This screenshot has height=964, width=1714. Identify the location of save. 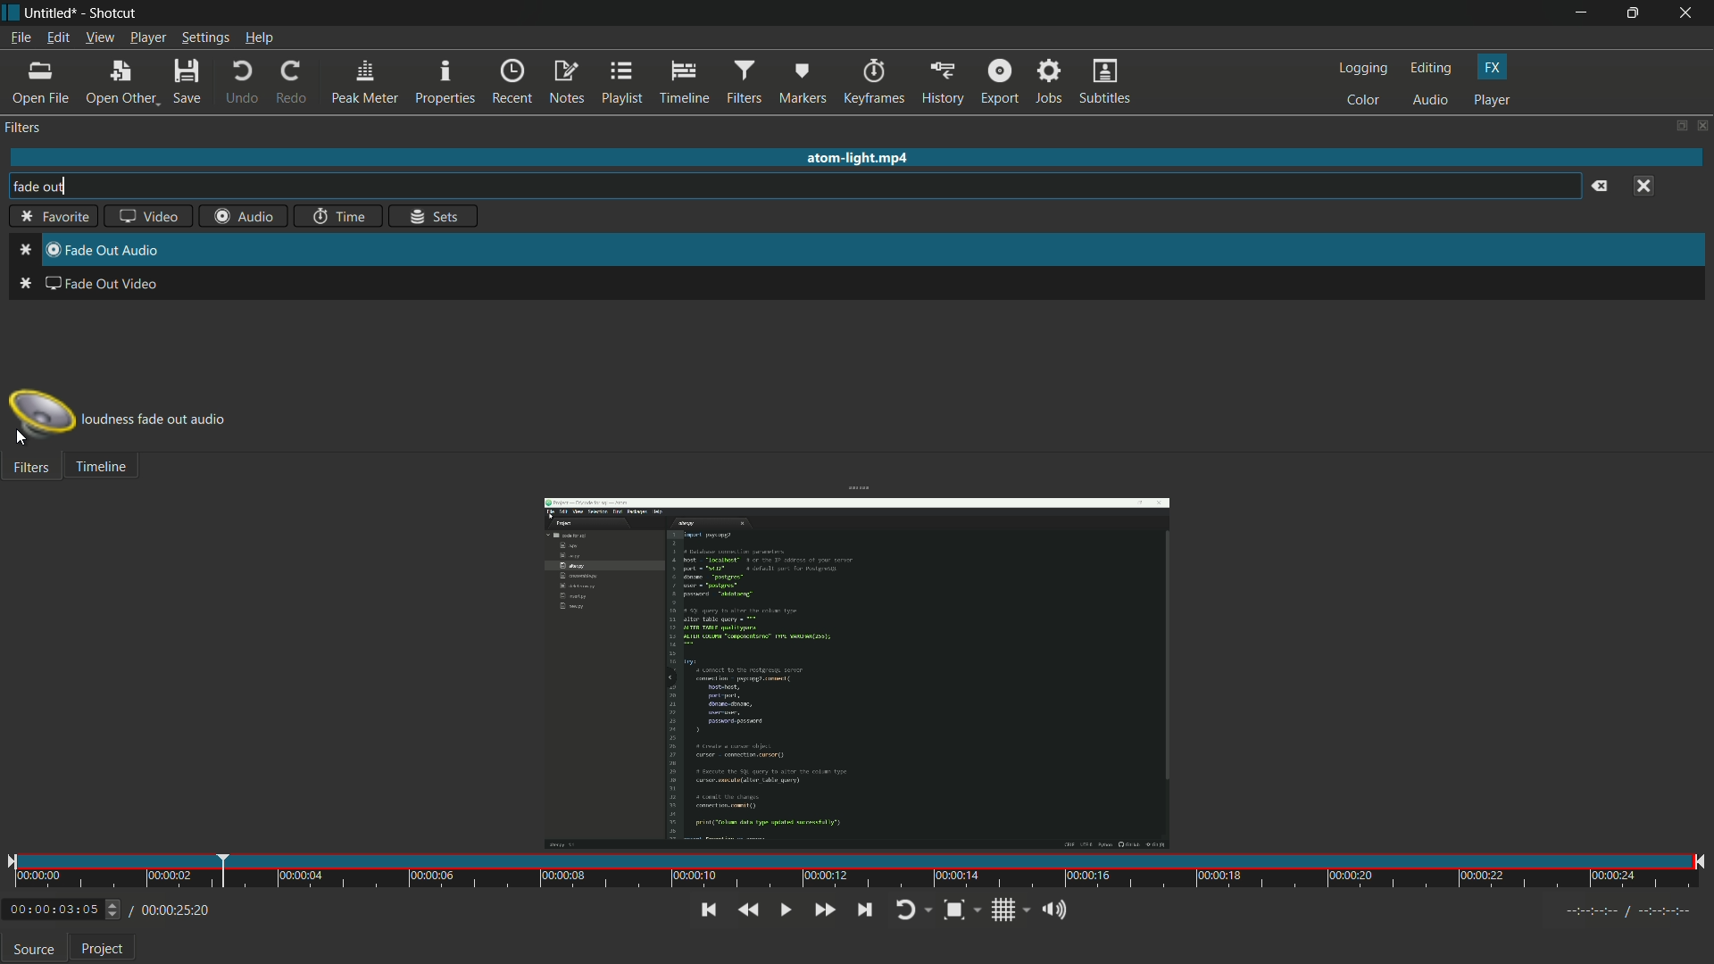
(188, 82).